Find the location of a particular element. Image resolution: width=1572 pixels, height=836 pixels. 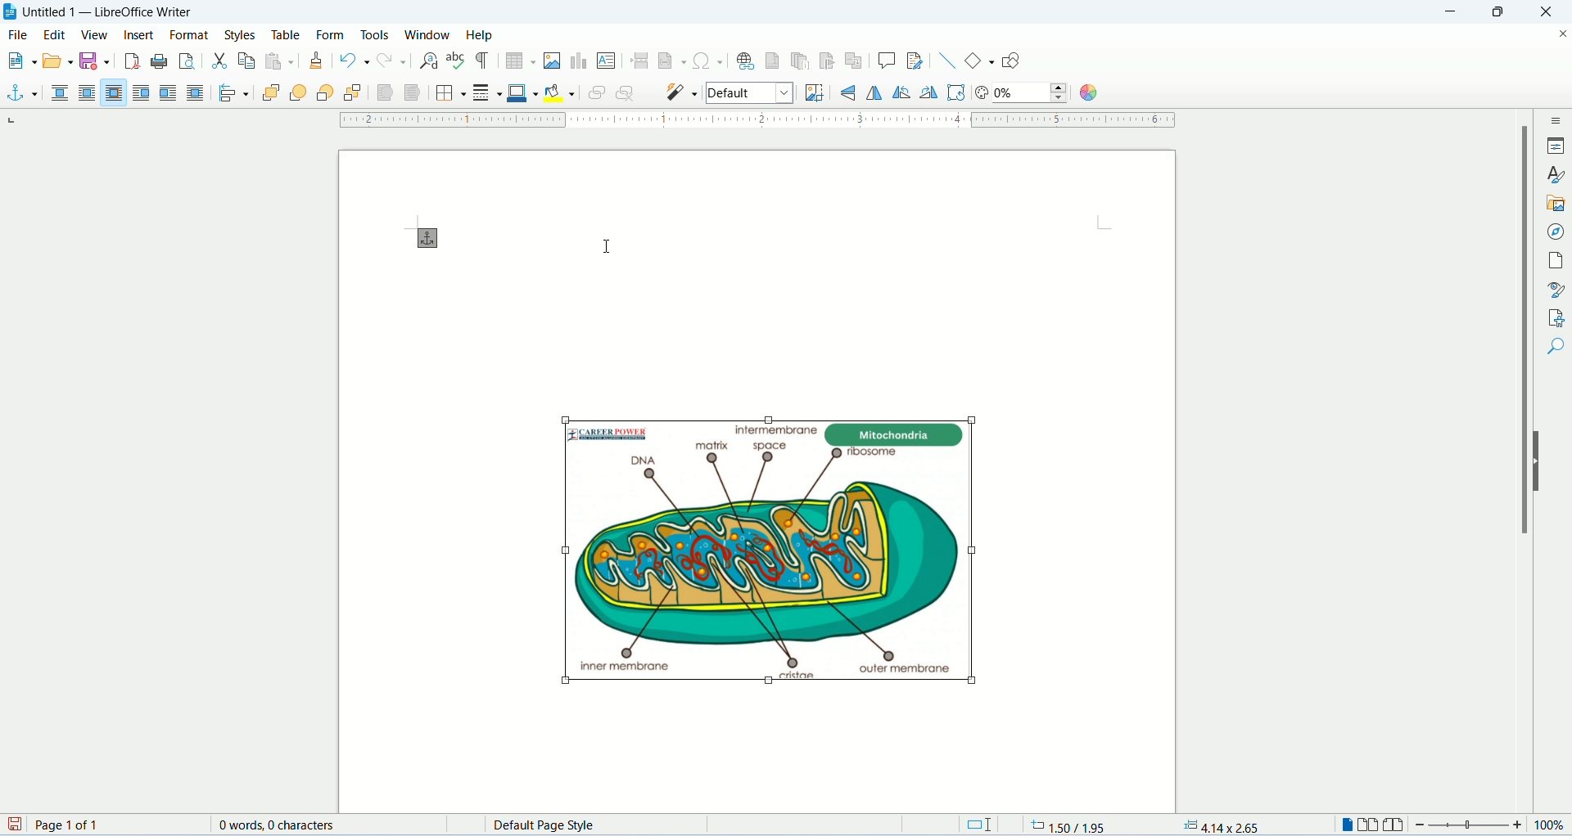

crop image is located at coordinates (811, 92).